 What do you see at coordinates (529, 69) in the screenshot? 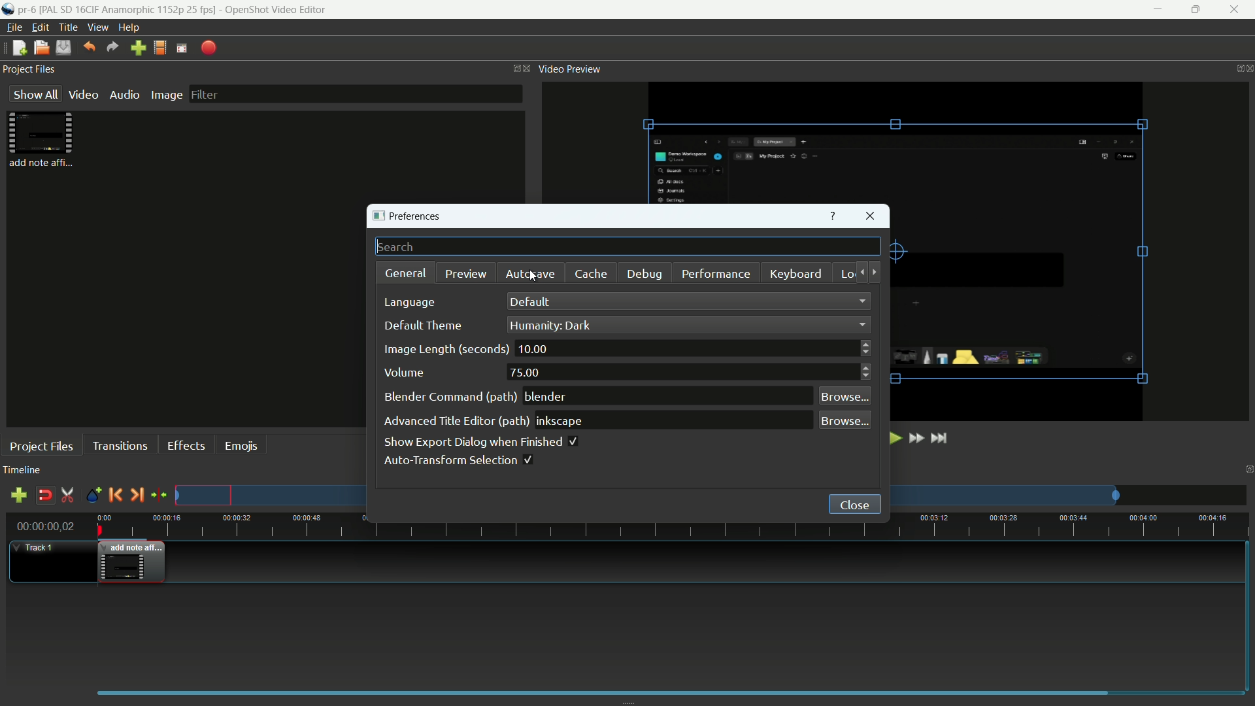
I see `close project files` at bounding box center [529, 69].